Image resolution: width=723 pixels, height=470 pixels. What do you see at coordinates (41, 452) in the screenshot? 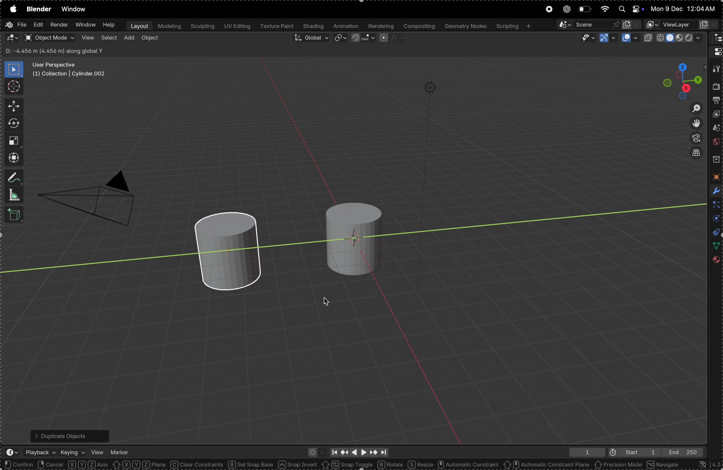
I see `play back ` at bounding box center [41, 452].